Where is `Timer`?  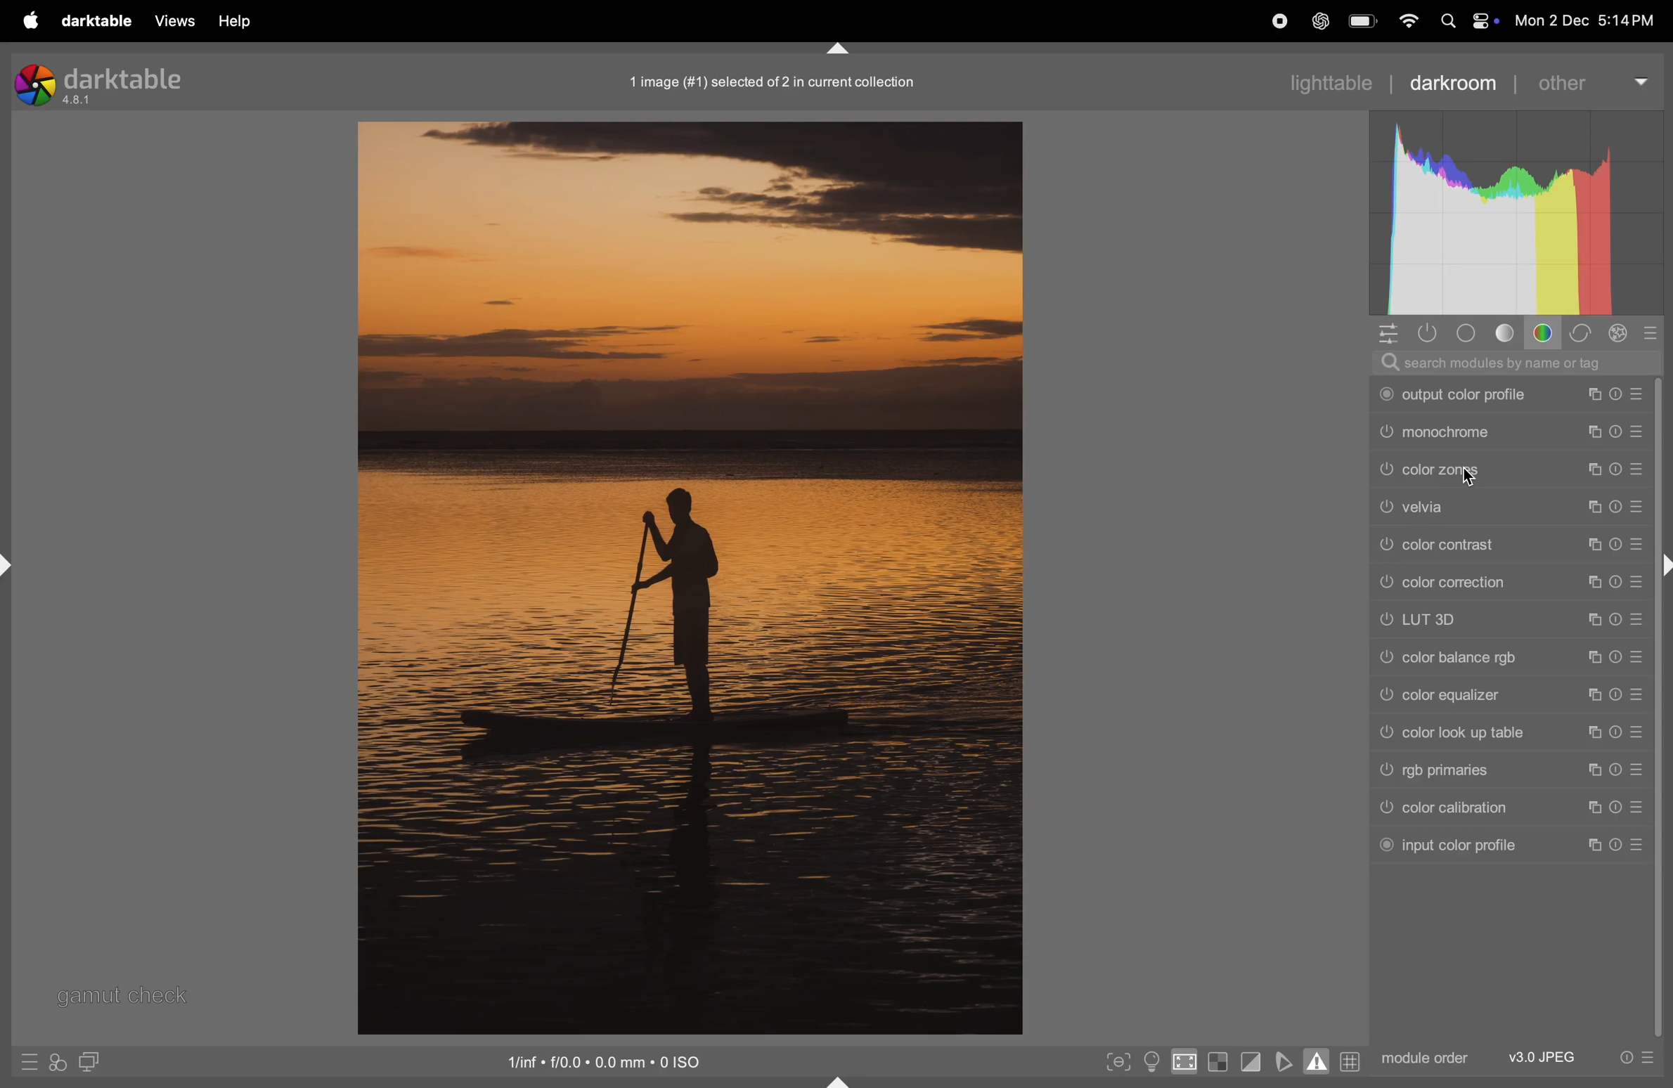
Timer is located at coordinates (1614, 470).